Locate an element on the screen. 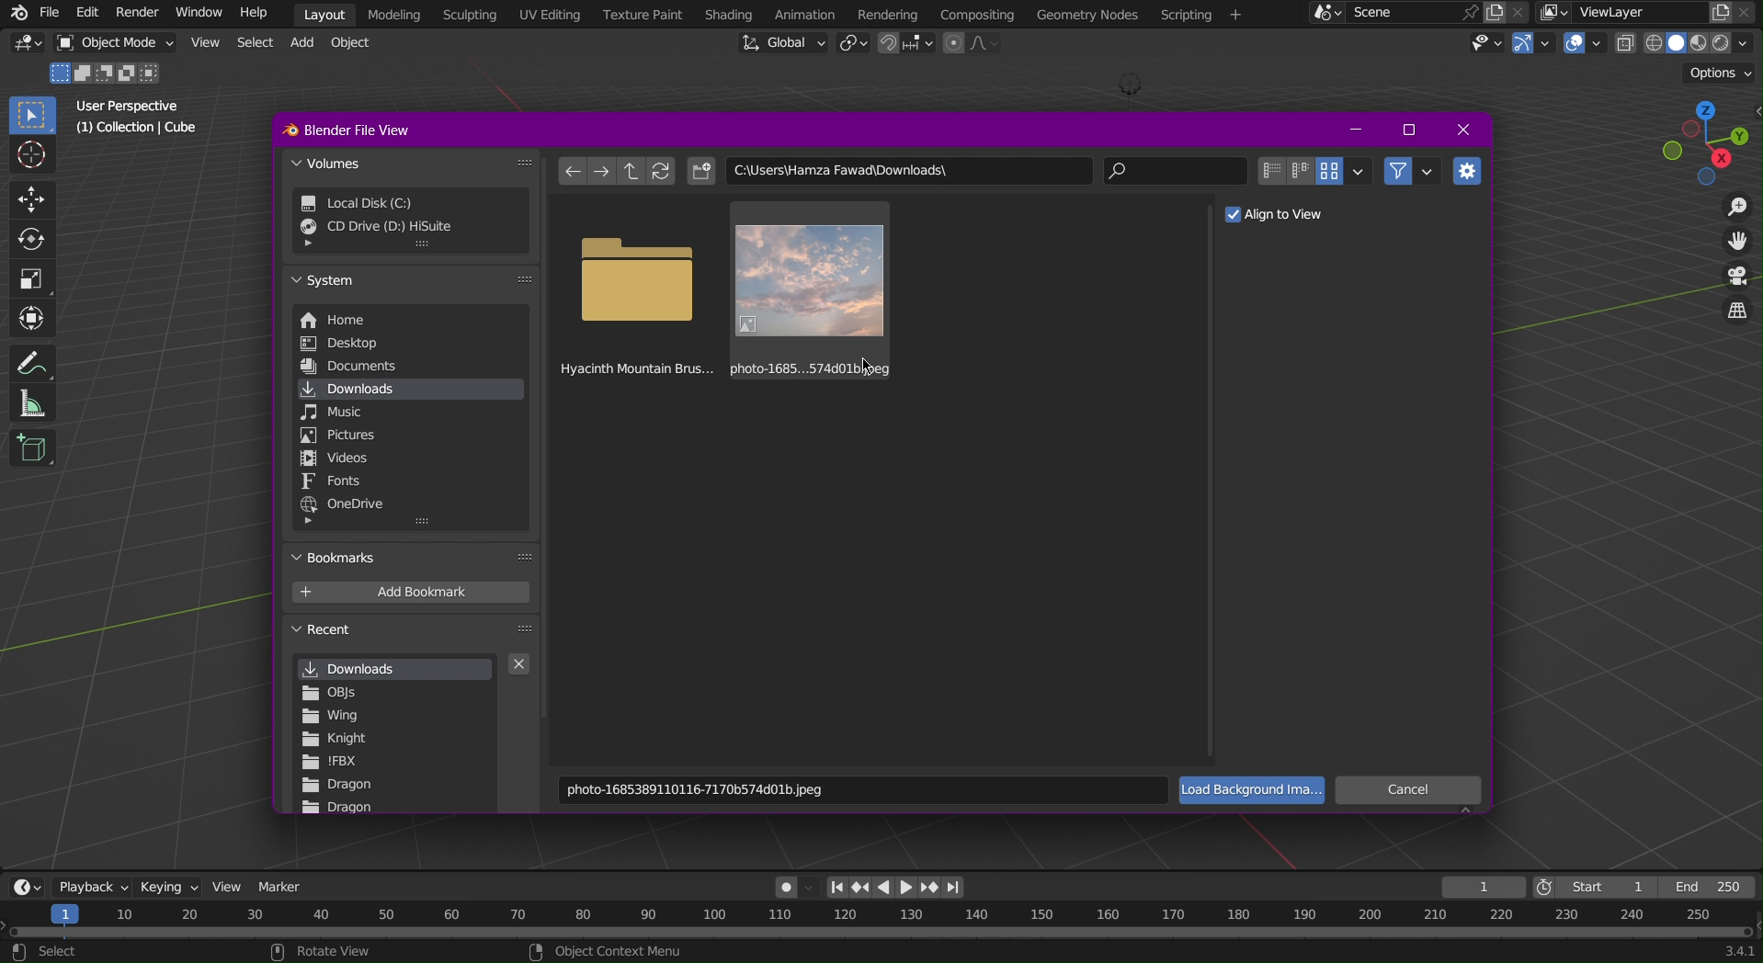  Back is located at coordinates (574, 171).